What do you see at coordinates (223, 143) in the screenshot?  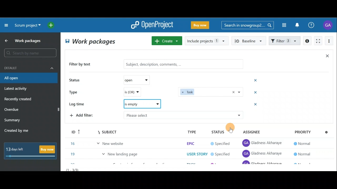 I see `Gladnes:` at bounding box center [223, 143].